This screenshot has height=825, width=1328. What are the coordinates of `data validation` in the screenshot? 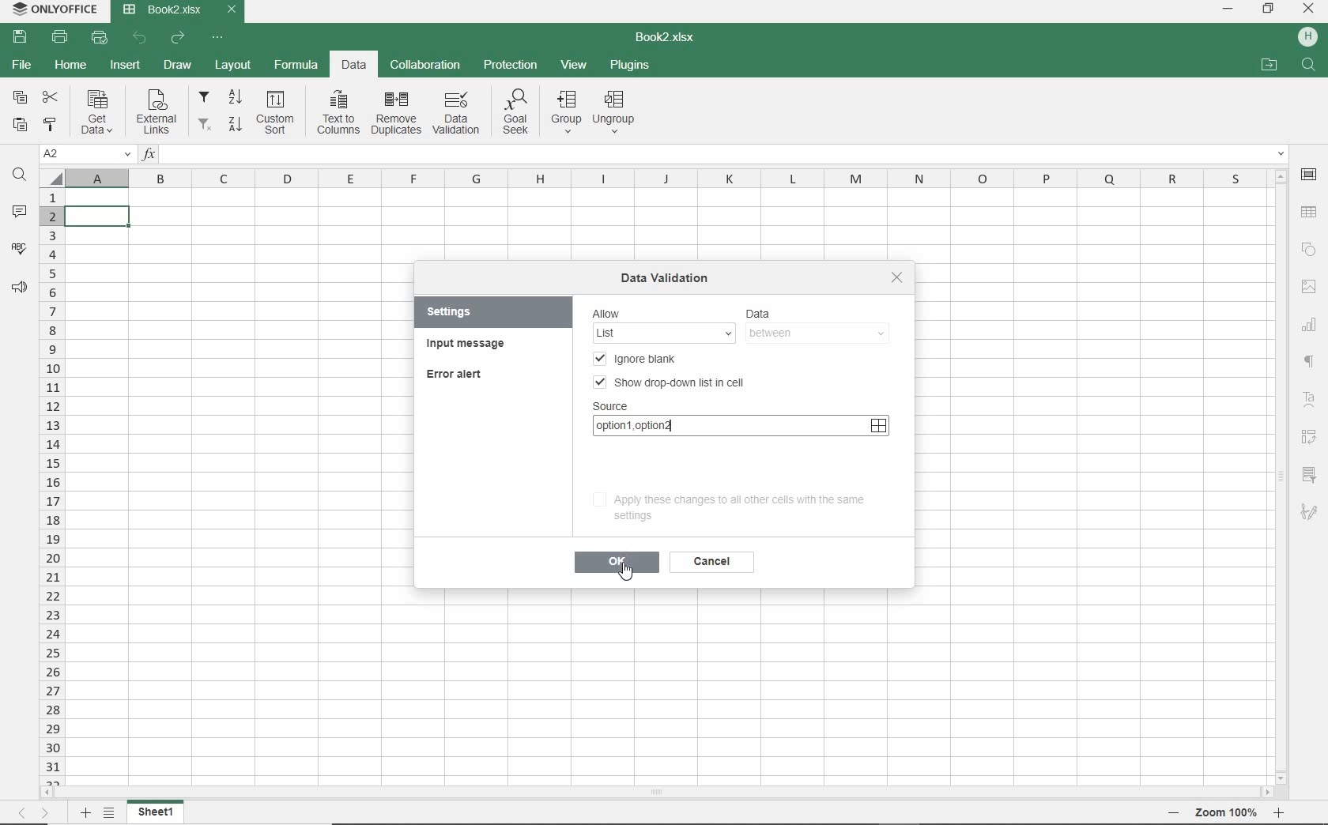 It's located at (456, 111).